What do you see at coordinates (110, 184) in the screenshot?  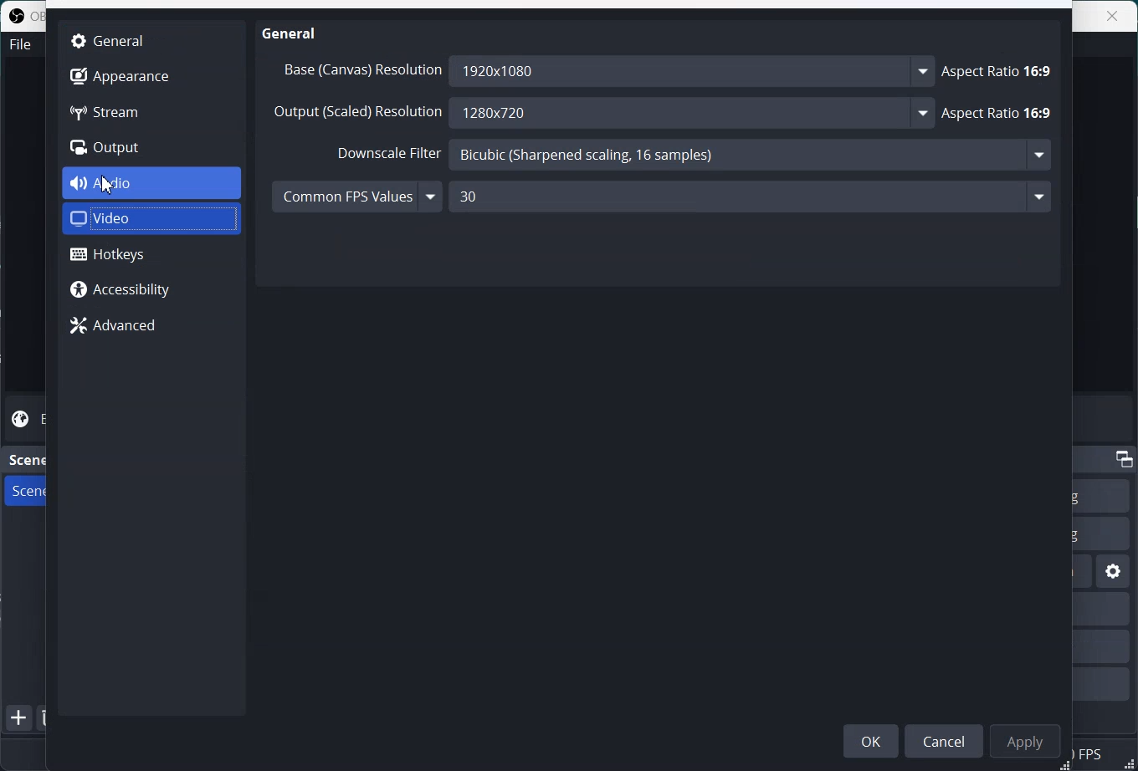 I see `Cursor` at bounding box center [110, 184].